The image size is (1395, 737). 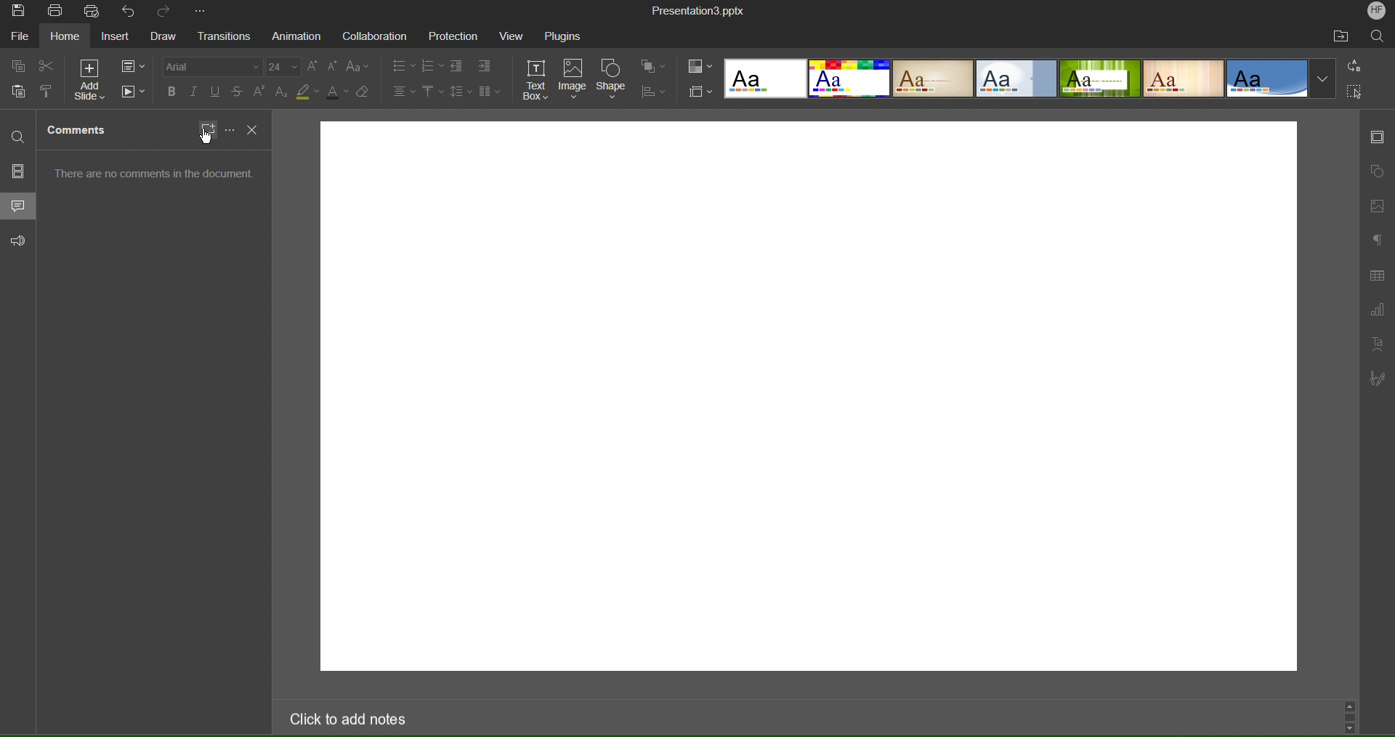 I want to click on Superscript, so click(x=261, y=92).